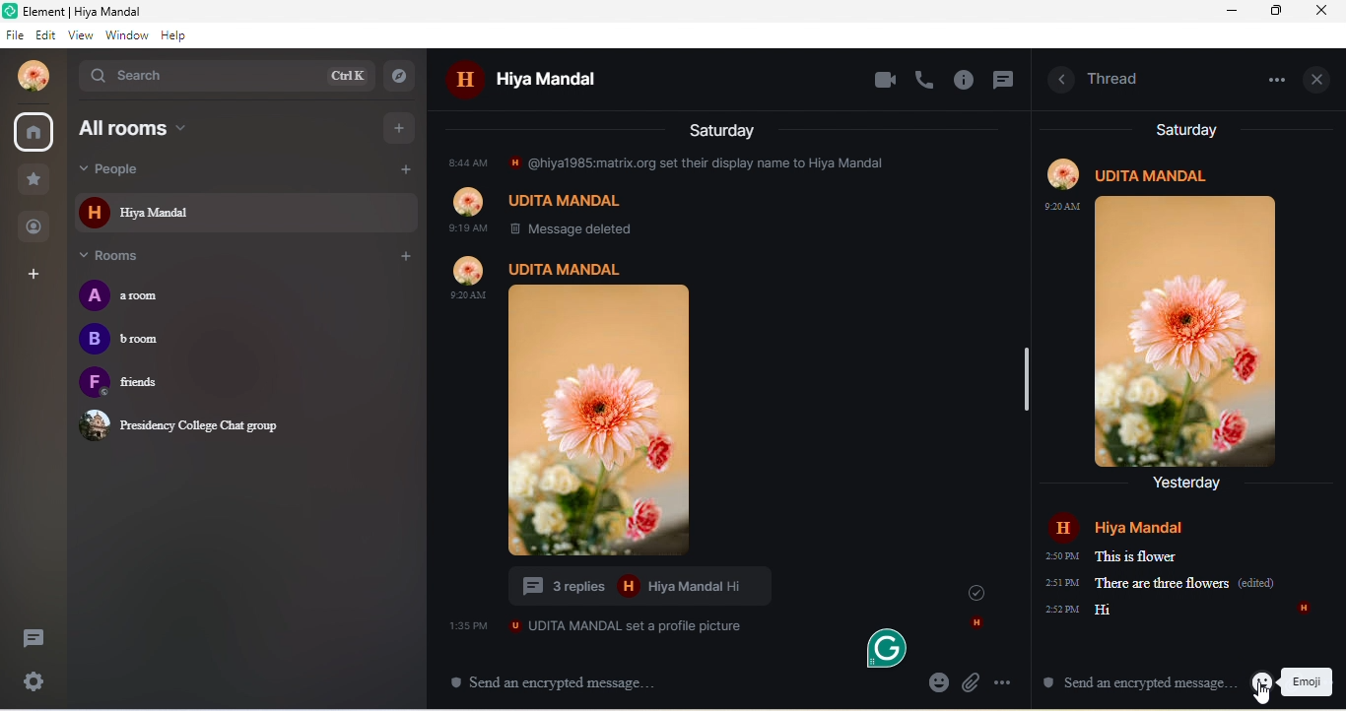  What do you see at coordinates (111, 169) in the screenshot?
I see `People` at bounding box center [111, 169].